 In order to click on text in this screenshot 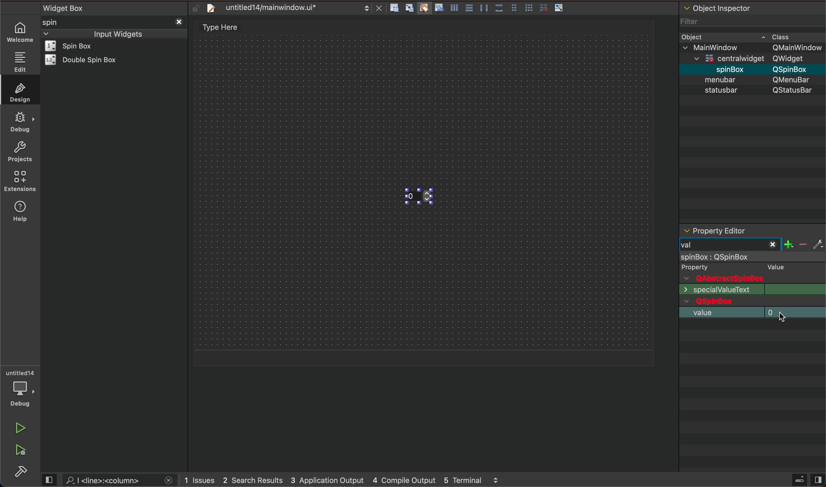, I will do `click(773, 266)`.